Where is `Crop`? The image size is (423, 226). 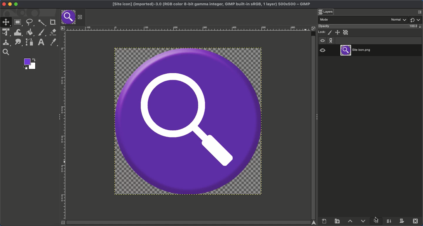
Crop is located at coordinates (53, 22).